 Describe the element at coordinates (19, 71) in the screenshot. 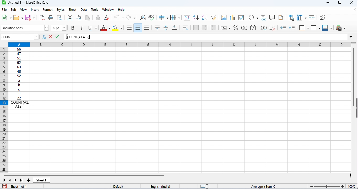

I see `48` at that location.